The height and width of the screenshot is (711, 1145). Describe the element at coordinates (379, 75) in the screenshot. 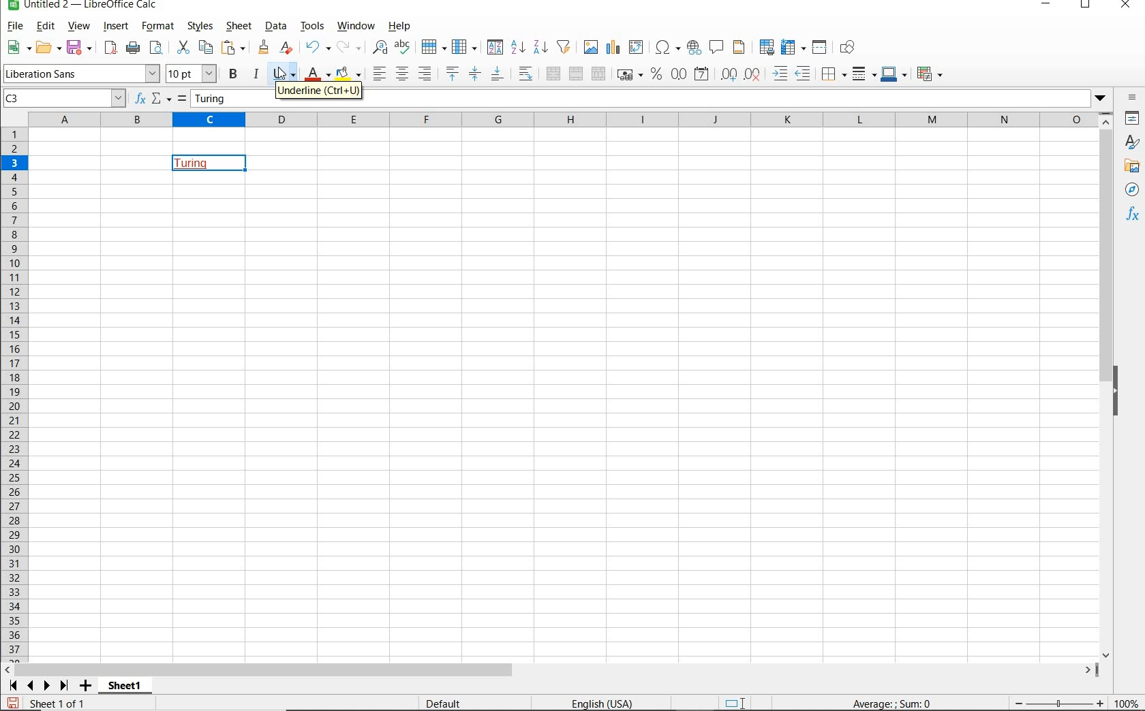

I see `ALIGN LEFT` at that location.